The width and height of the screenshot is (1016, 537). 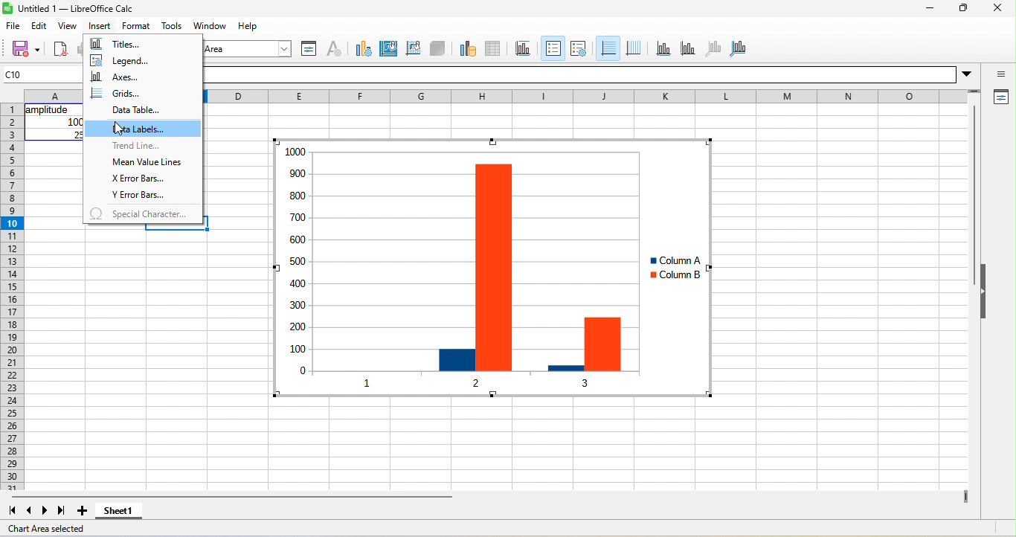 I want to click on chart area, so click(x=249, y=48).